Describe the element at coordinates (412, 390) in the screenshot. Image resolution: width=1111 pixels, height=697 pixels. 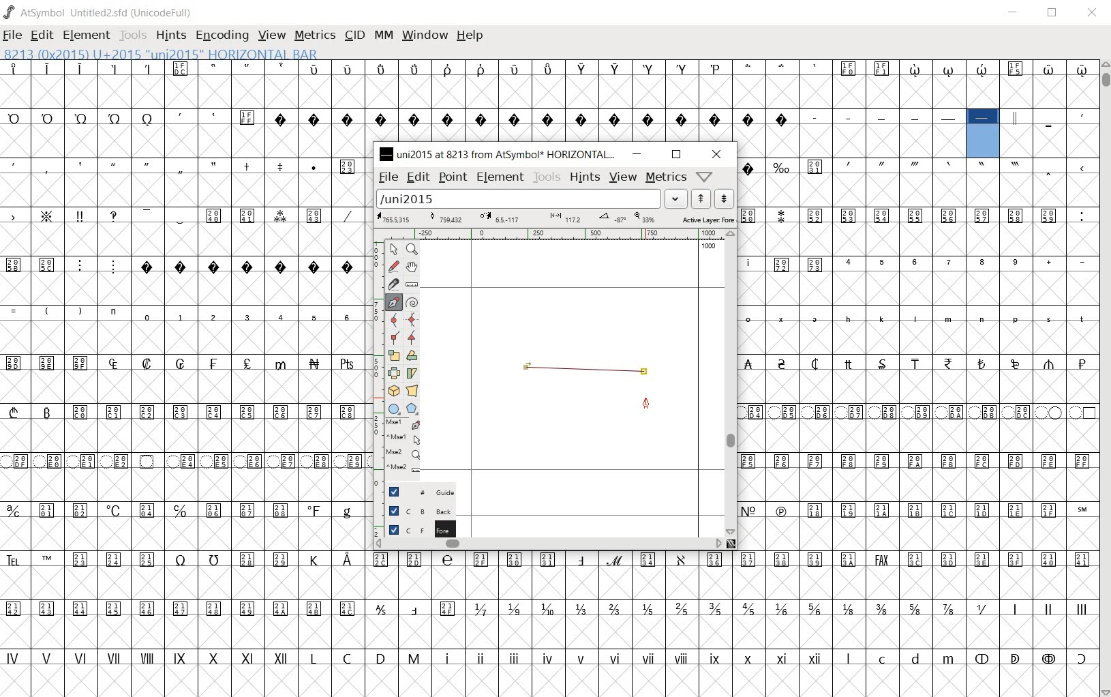
I see `perform a perspective transformation on the selection` at that location.